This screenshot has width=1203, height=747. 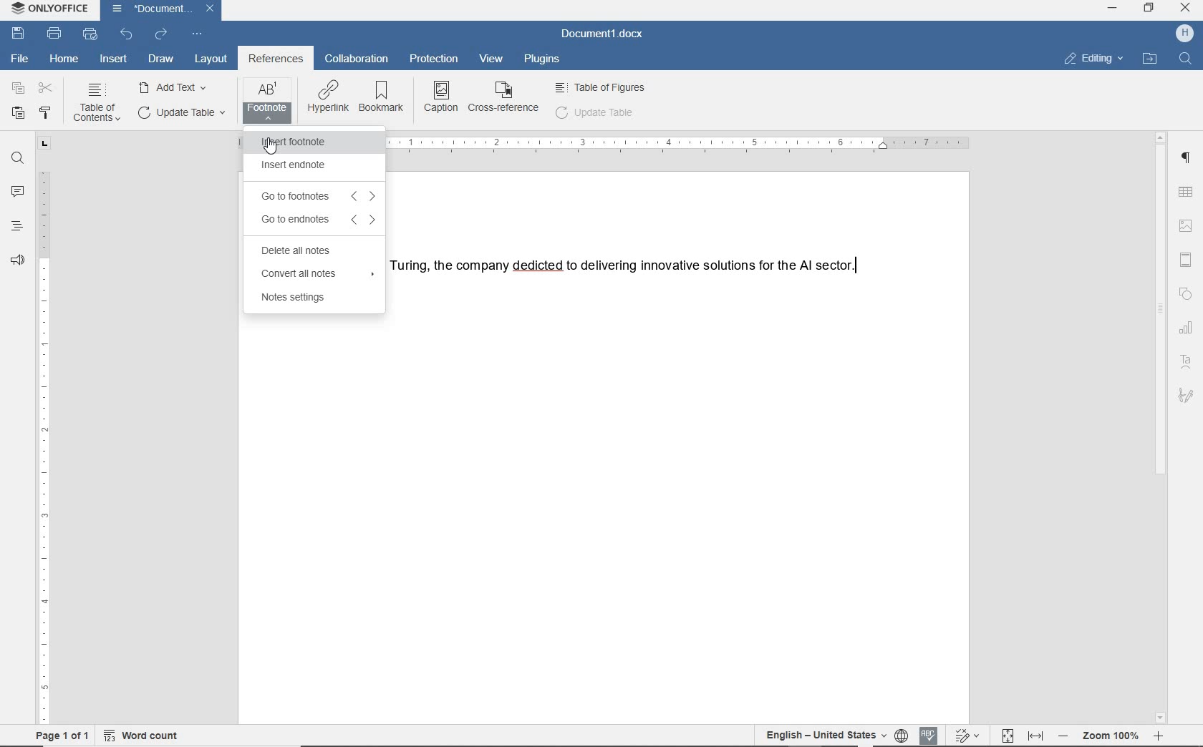 What do you see at coordinates (595, 114) in the screenshot?
I see `update table` at bounding box center [595, 114].